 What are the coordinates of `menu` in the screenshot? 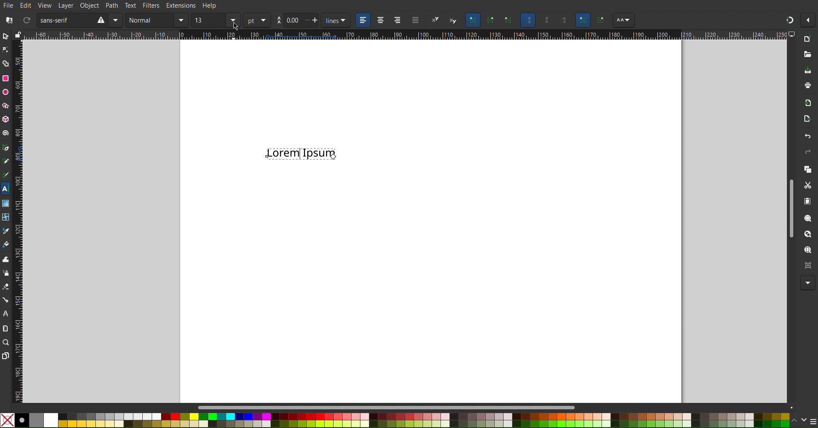 It's located at (813, 421).